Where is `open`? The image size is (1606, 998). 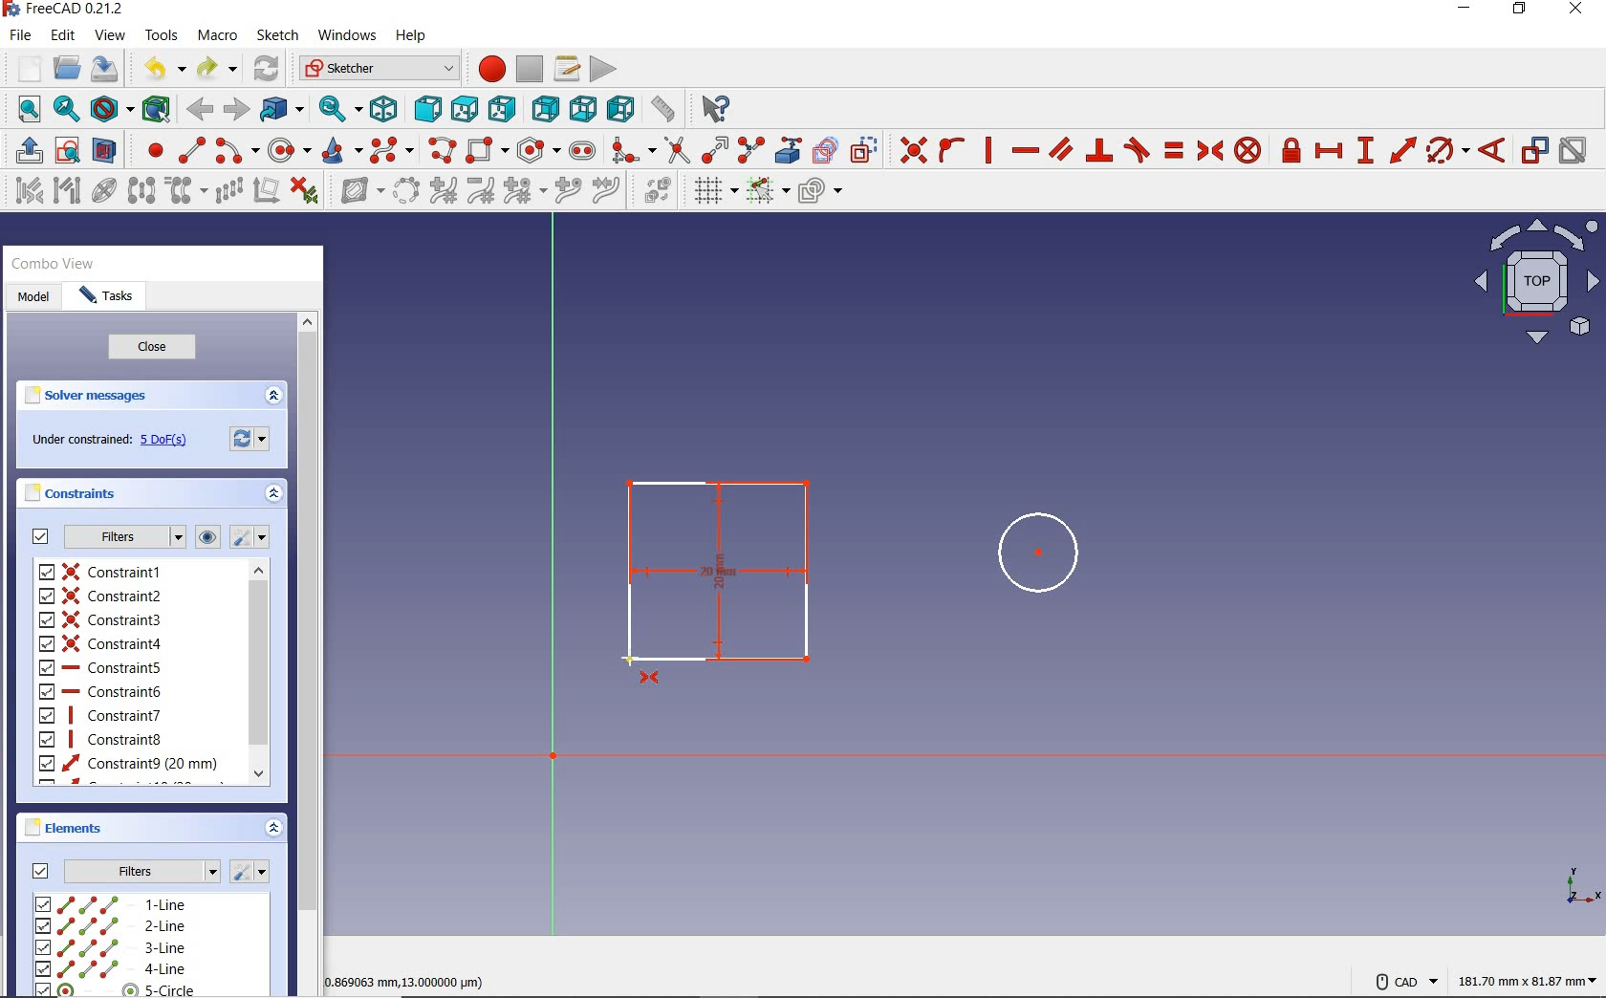 open is located at coordinates (67, 66).